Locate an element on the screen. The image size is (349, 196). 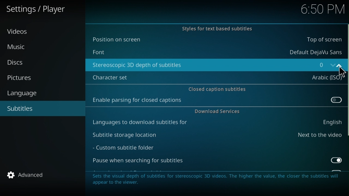
Custom subtitle folder is located at coordinates (131, 148).